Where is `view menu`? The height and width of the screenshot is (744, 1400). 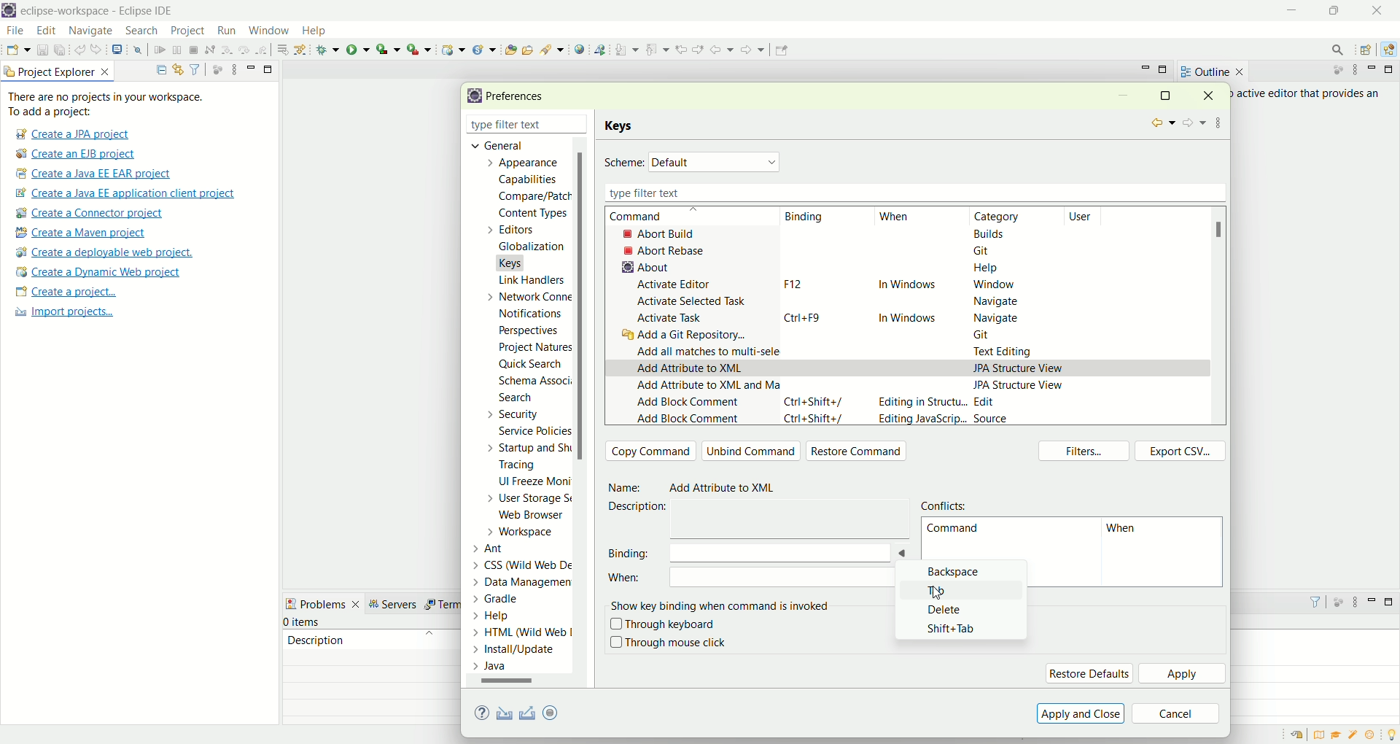 view menu is located at coordinates (233, 69).